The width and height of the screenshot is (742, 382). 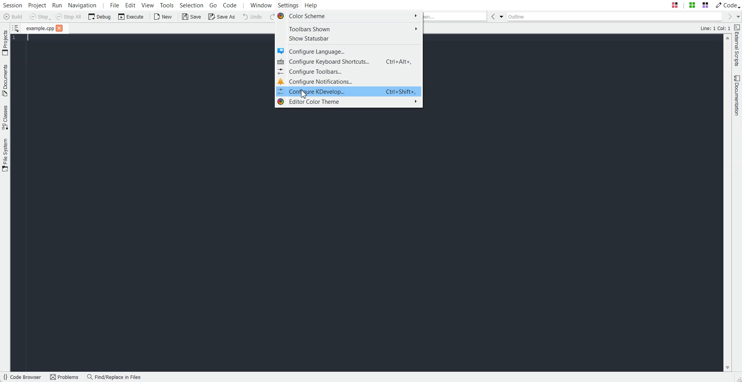 I want to click on Cursor, so click(x=304, y=94).